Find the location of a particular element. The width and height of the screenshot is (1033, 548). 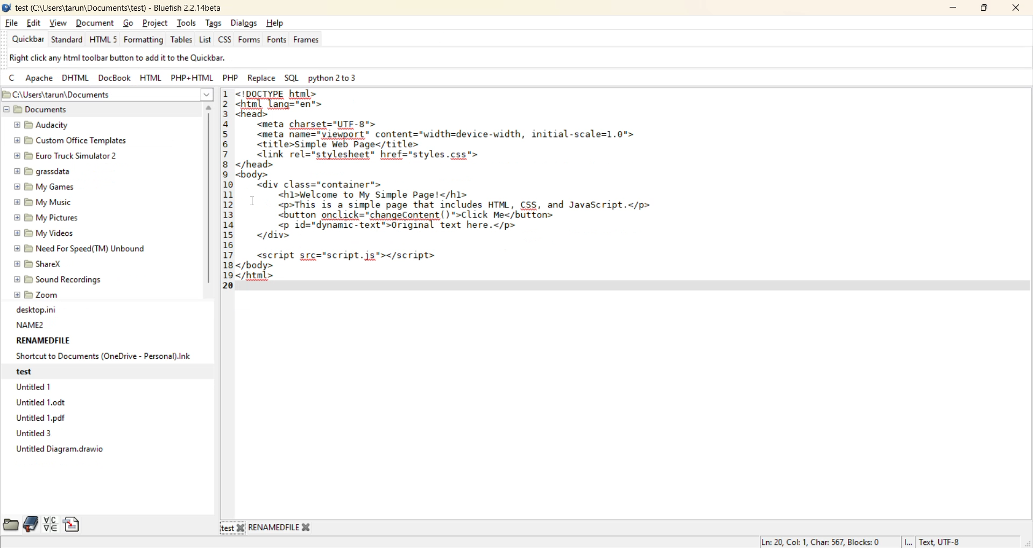

right click any html btoolbar button to add to the quickbar is located at coordinates (137, 58).